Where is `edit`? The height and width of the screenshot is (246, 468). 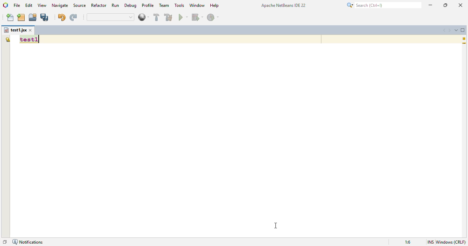
edit is located at coordinates (29, 5).